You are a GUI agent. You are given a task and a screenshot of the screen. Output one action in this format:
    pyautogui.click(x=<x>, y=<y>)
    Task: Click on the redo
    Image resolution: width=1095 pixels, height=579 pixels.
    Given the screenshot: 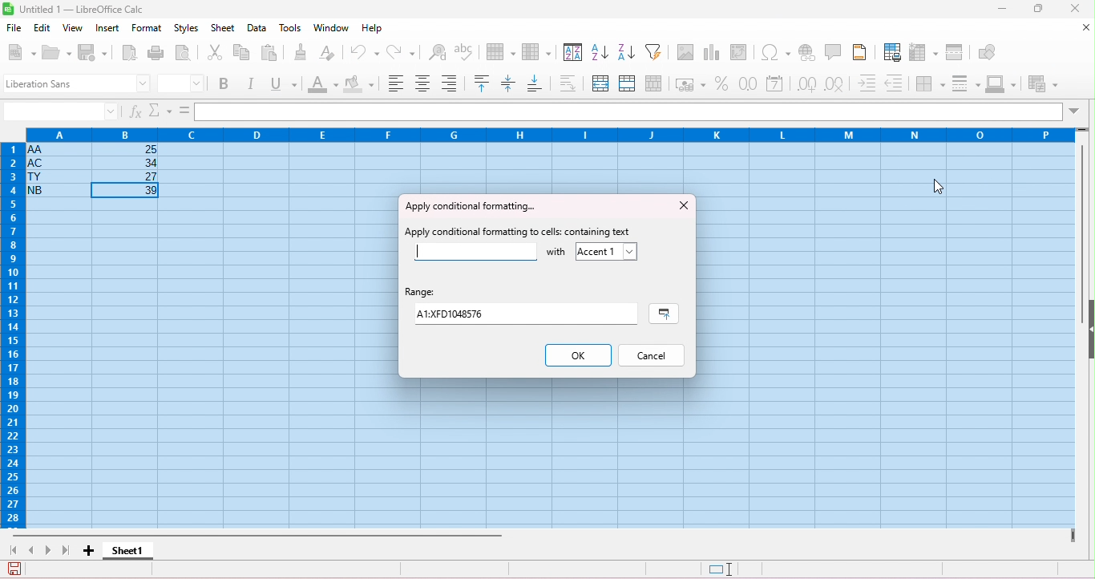 What is the action you would take?
    pyautogui.click(x=403, y=51)
    